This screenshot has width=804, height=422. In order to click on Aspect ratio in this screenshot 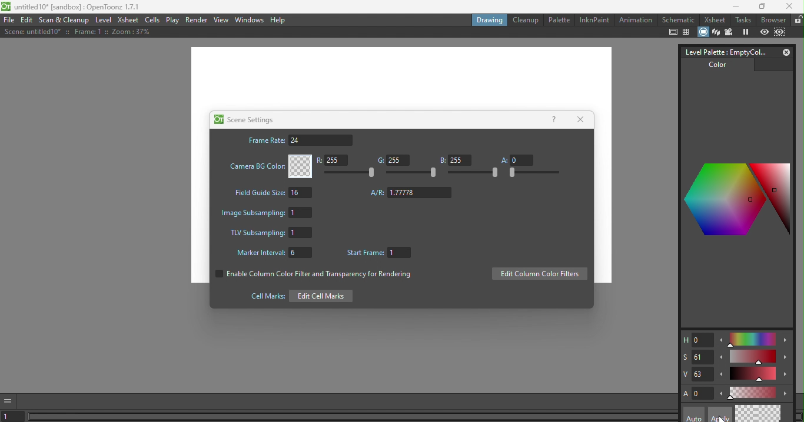, I will do `click(411, 193)`.